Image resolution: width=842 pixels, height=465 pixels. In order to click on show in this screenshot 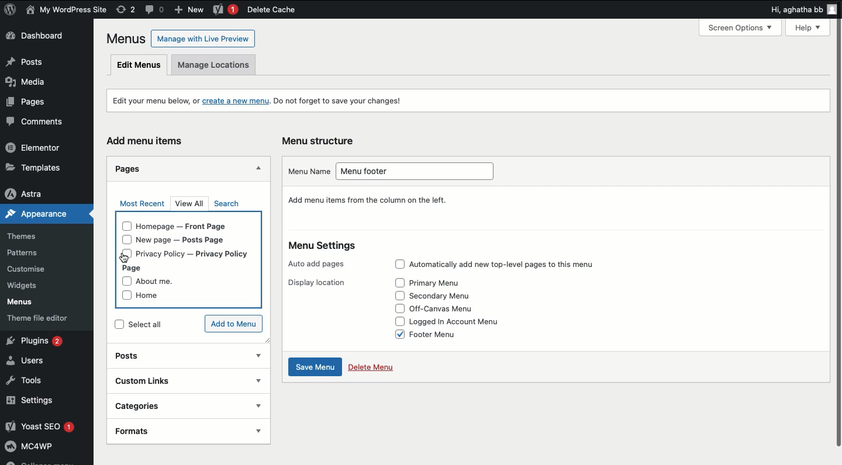, I will do `click(258, 356)`.